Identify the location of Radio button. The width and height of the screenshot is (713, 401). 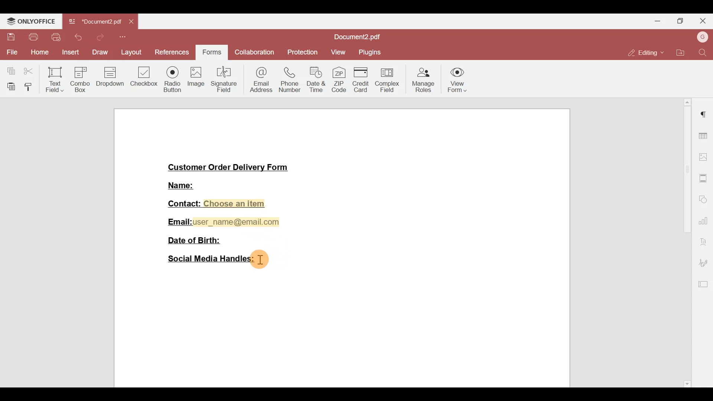
(170, 78).